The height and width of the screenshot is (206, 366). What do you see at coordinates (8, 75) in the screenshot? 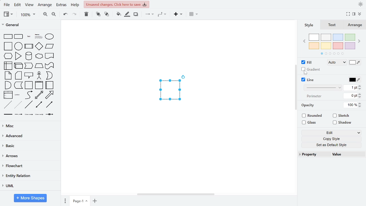
I see `general shapes` at bounding box center [8, 75].